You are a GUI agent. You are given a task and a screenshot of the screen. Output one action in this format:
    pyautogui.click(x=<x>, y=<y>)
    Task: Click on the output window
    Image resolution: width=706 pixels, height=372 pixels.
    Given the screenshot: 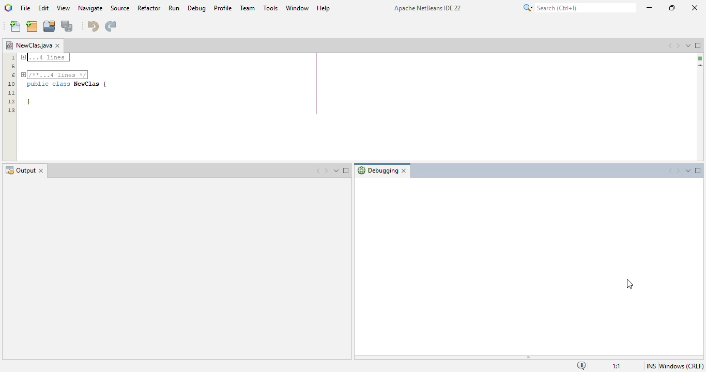 What is the action you would take?
    pyautogui.click(x=177, y=269)
    